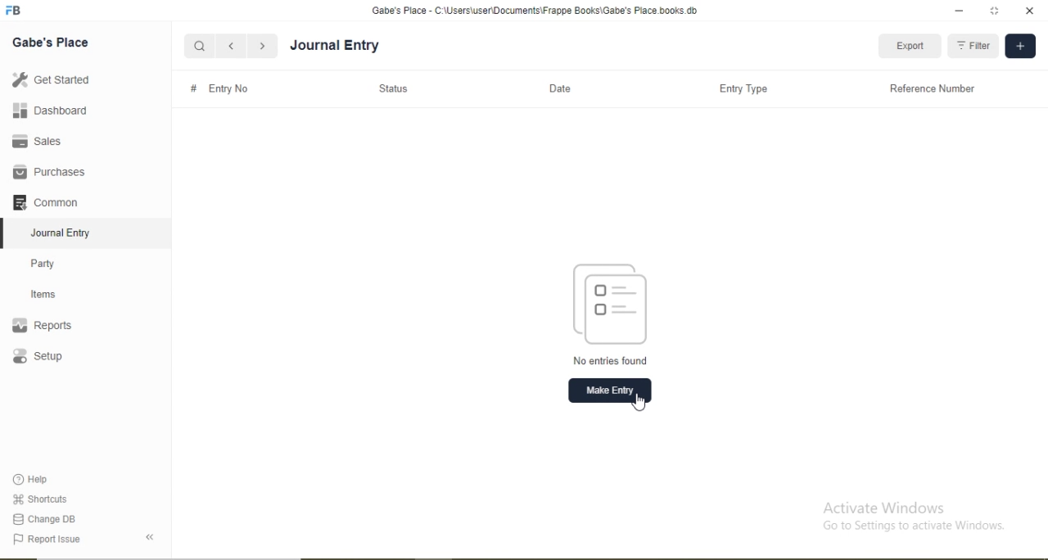 Image resolution: width=1048 pixels, height=560 pixels. What do you see at coordinates (975, 46) in the screenshot?
I see `Filter` at bounding box center [975, 46].